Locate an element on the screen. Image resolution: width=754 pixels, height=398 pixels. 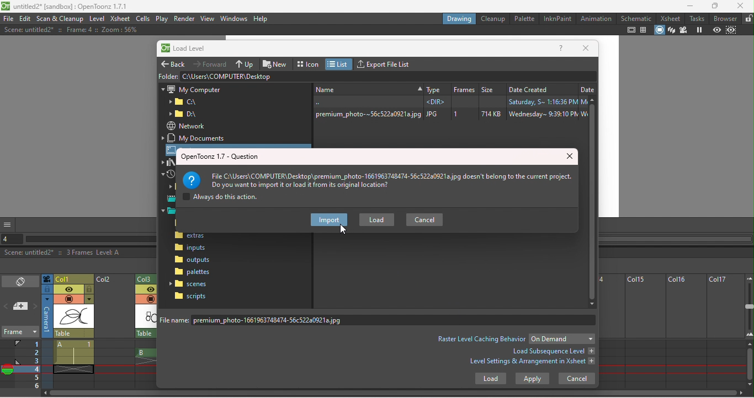
column 17 is located at coordinates (725, 331).